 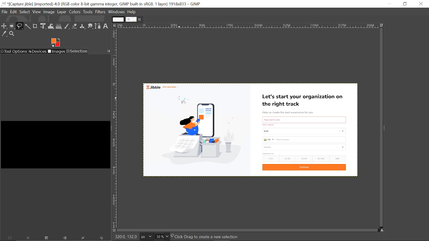 What do you see at coordinates (90, 26) in the screenshot?
I see `Smudge tool` at bounding box center [90, 26].